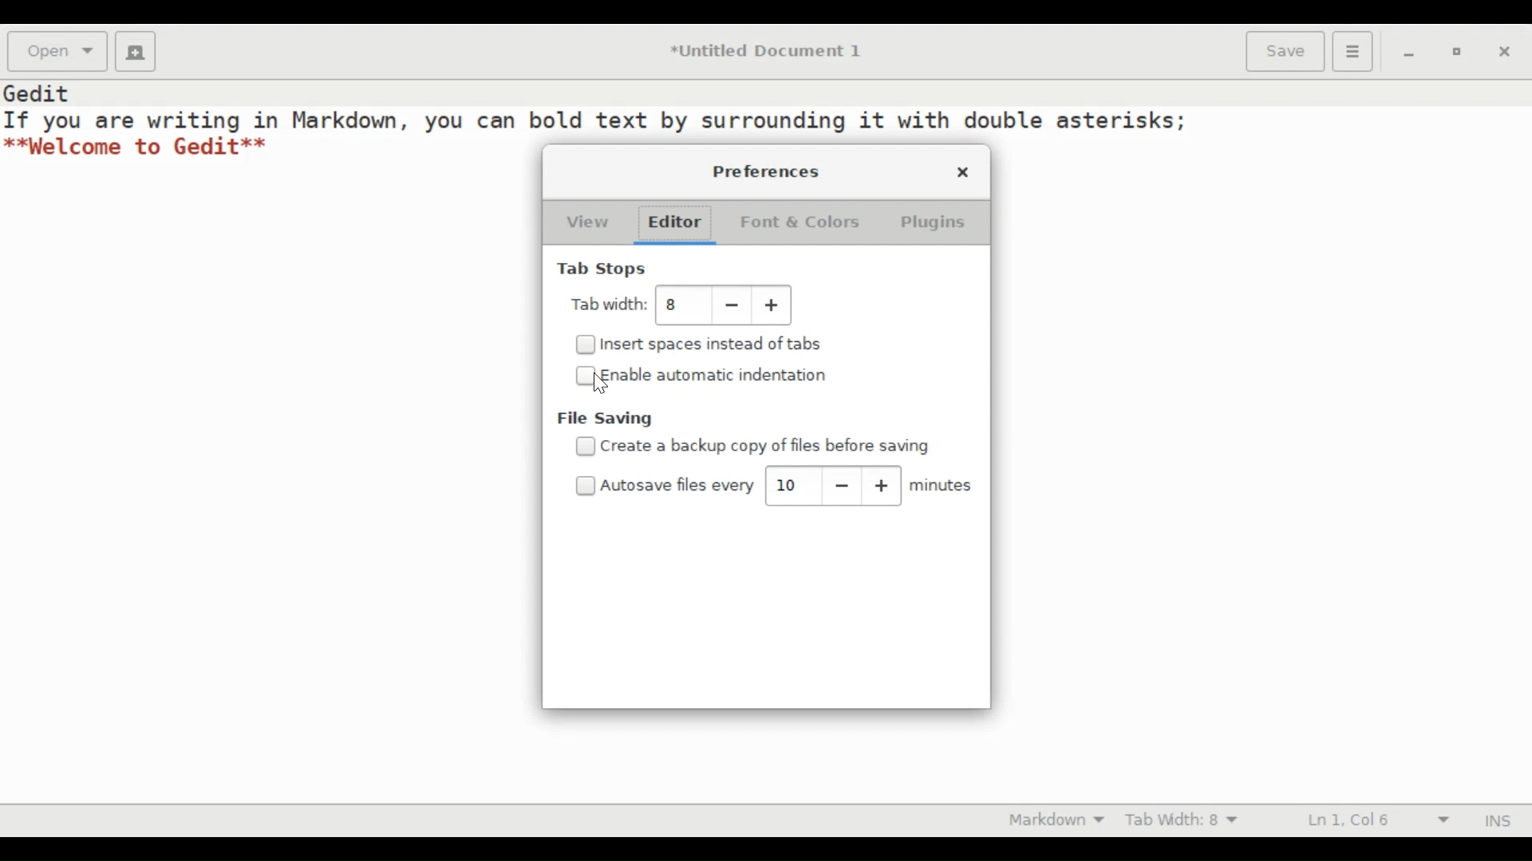  I want to click on Insert spaces instead of tabs, so click(713, 344).